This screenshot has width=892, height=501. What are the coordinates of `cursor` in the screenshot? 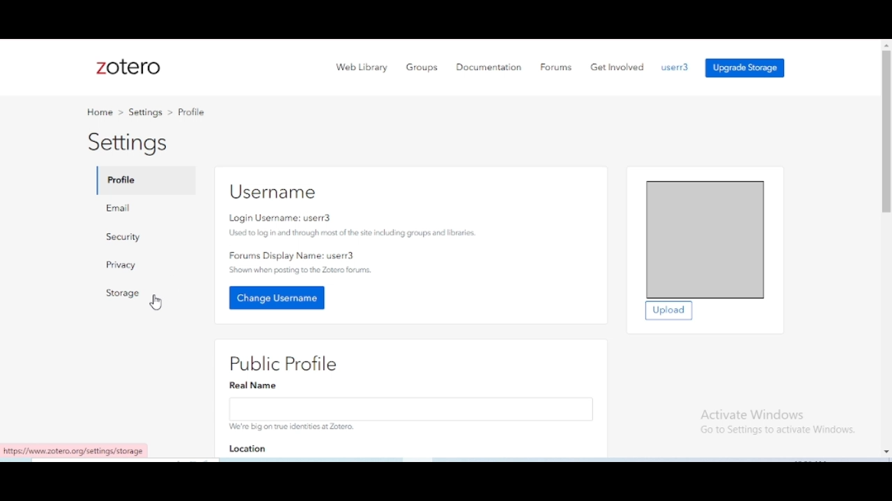 It's located at (156, 303).